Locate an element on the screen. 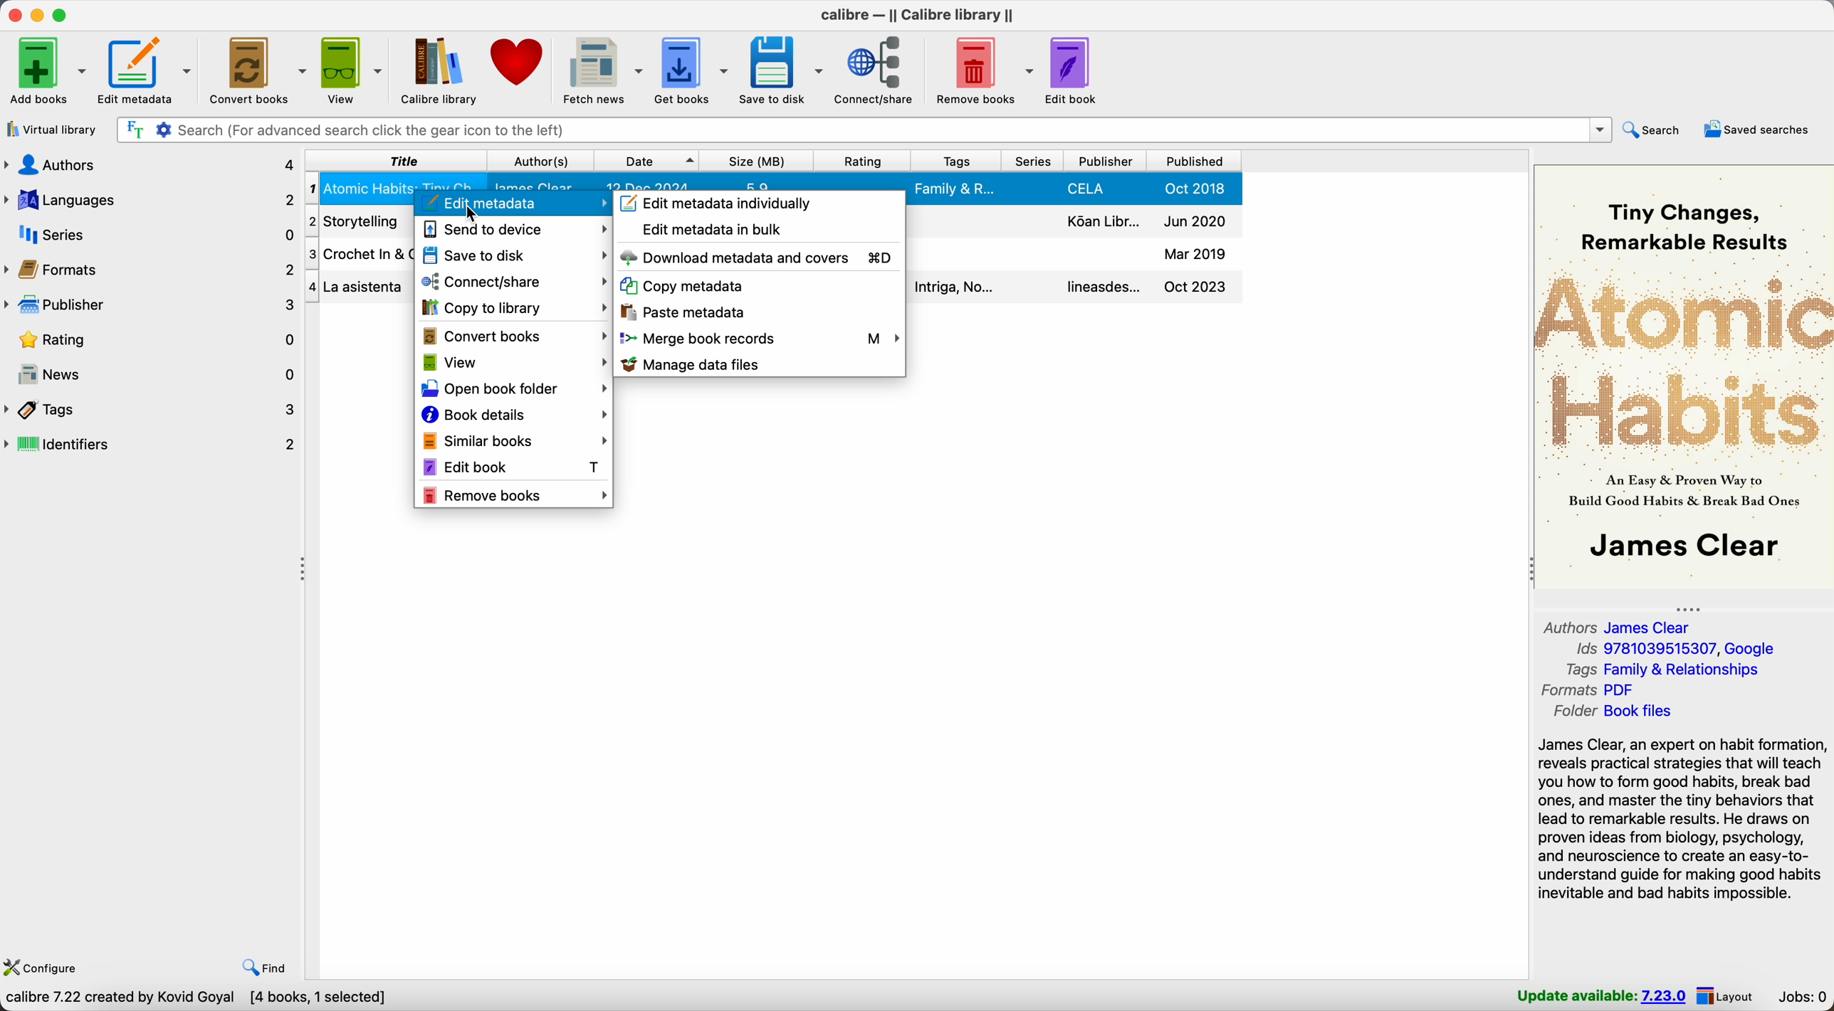  view is located at coordinates (513, 363).